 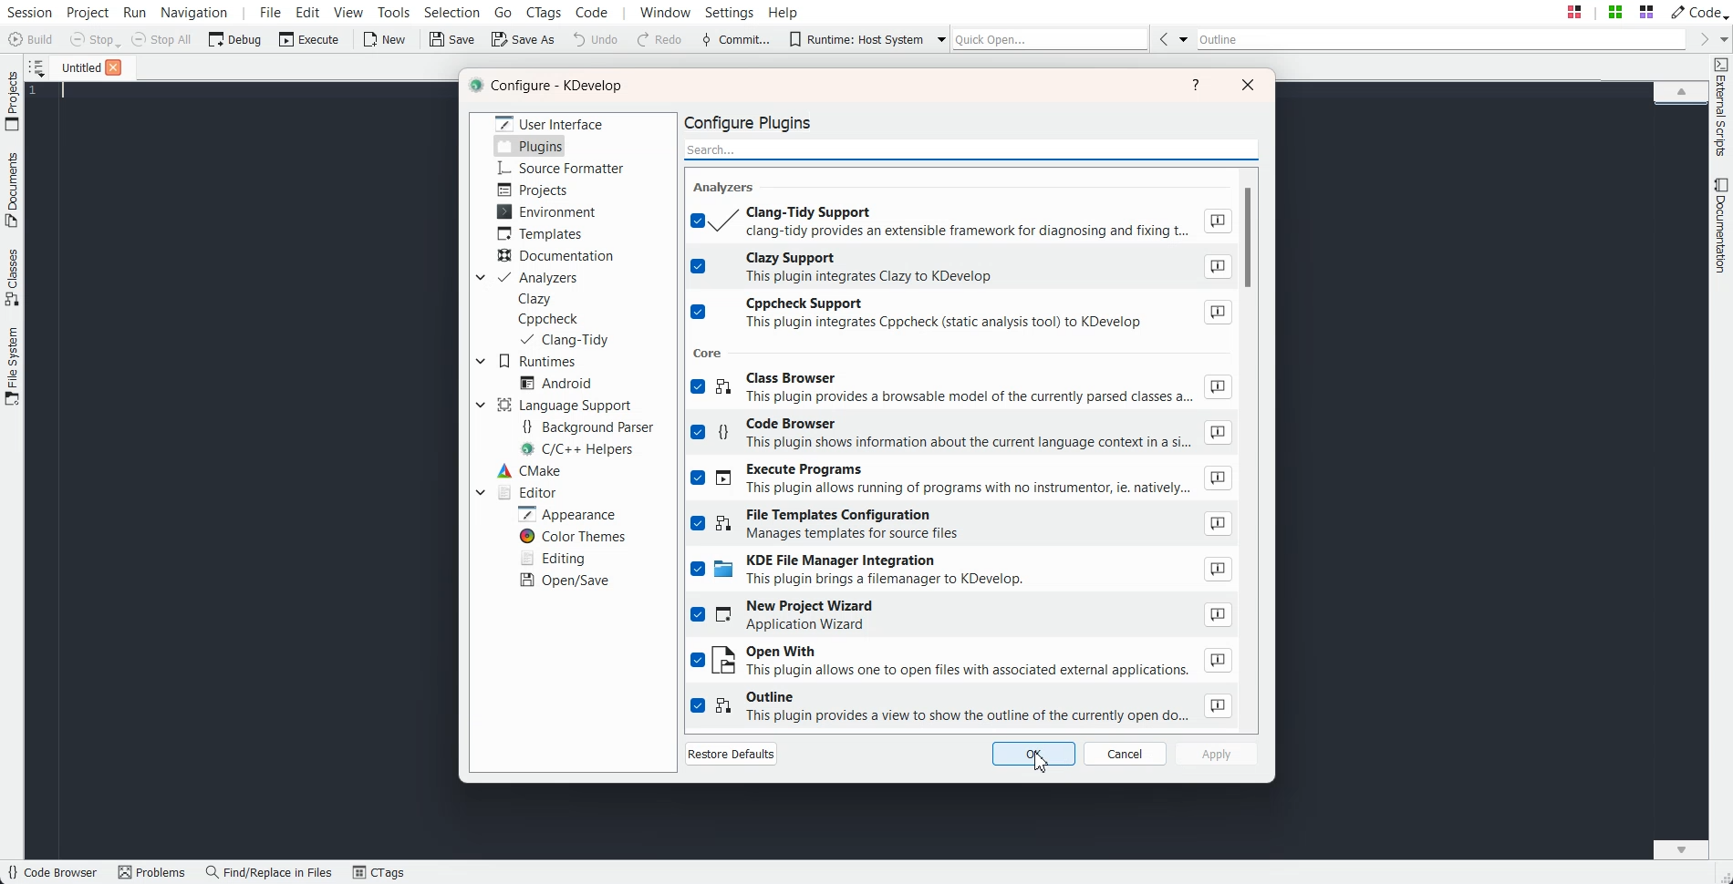 What do you see at coordinates (568, 405) in the screenshot?
I see `Language Support` at bounding box center [568, 405].